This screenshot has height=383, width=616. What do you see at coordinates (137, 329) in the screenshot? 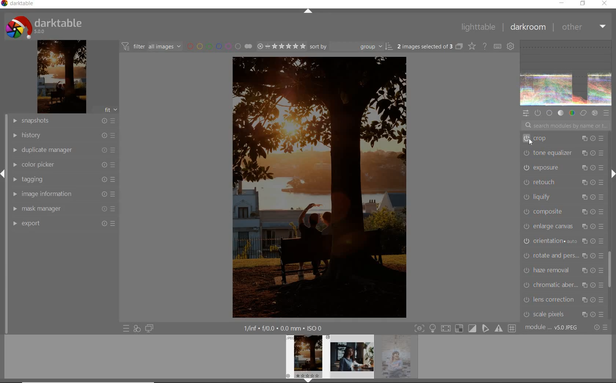
I see `quick access for applying any of your style` at bounding box center [137, 329].